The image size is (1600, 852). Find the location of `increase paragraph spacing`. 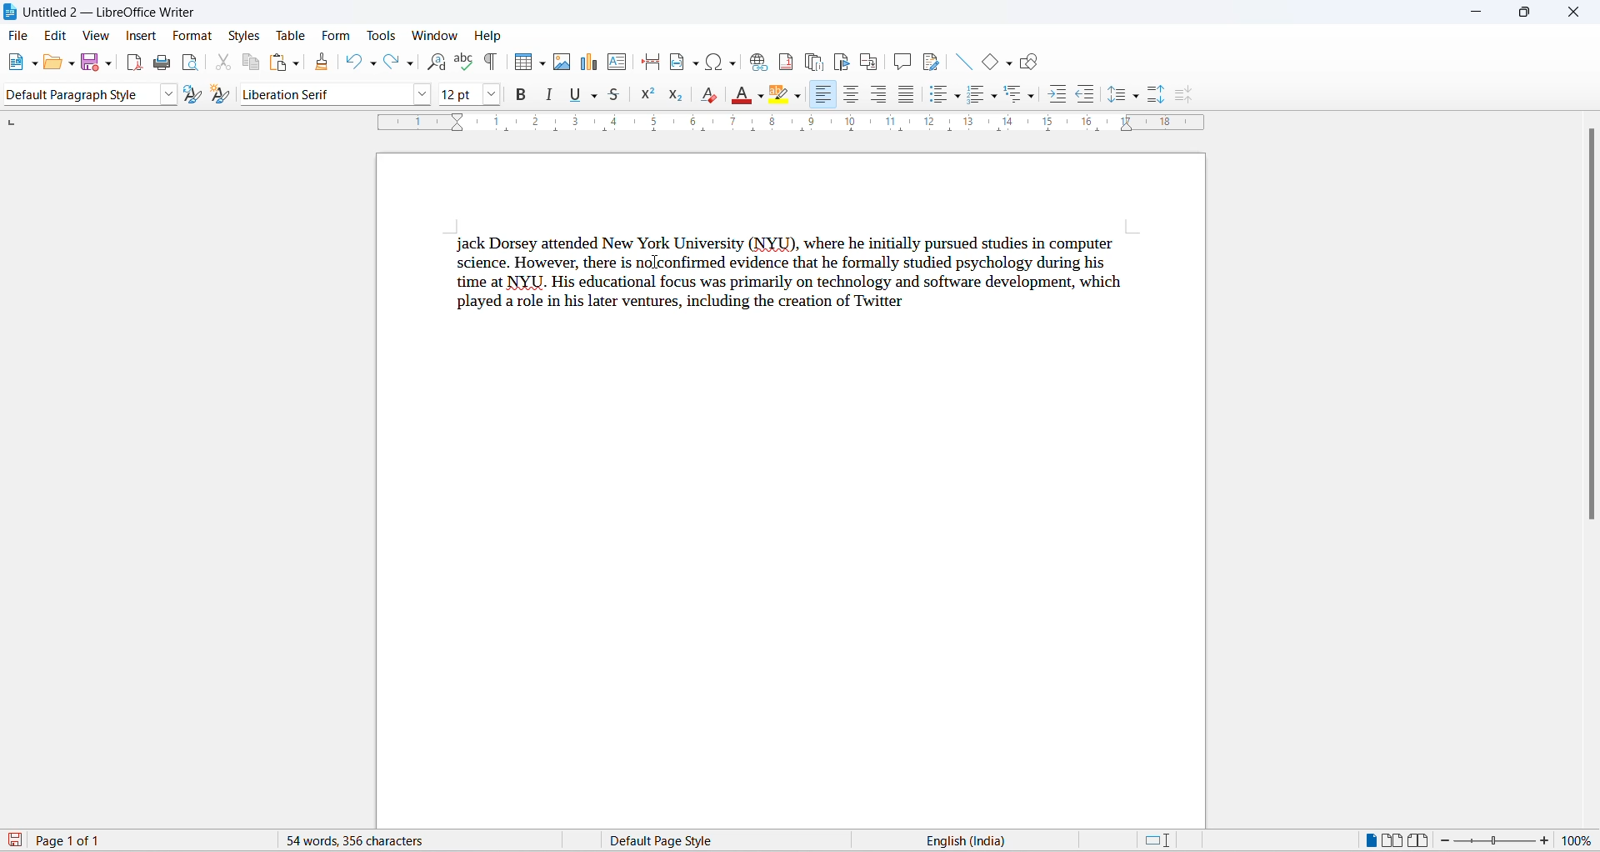

increase paragraph spacing is located at coordinates (1155, 94).